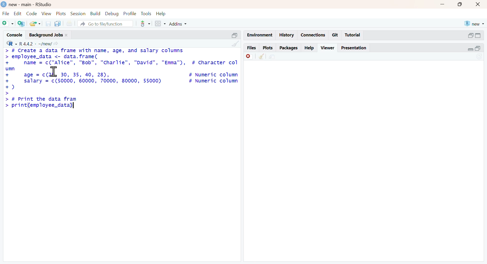 The image size is (487, 264). Describe the element at coordinates (103, 24) in the screenshot. I see `A Go to file/function` at that location.